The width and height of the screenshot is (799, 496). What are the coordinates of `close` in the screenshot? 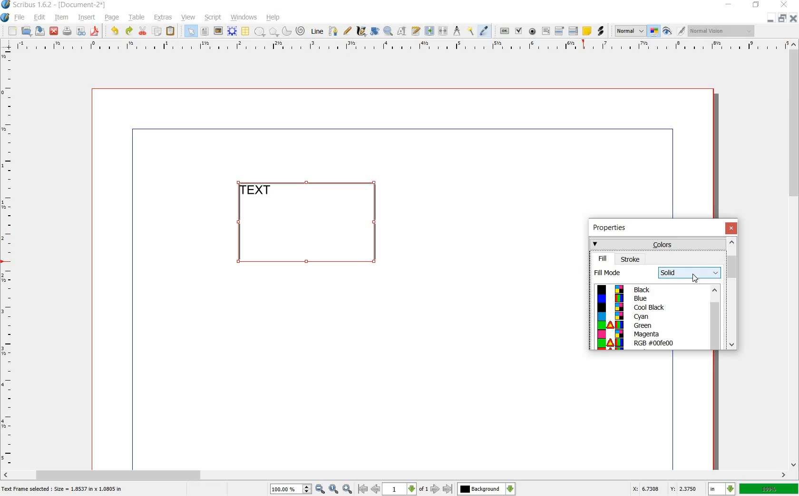 It's located at (786, 4).